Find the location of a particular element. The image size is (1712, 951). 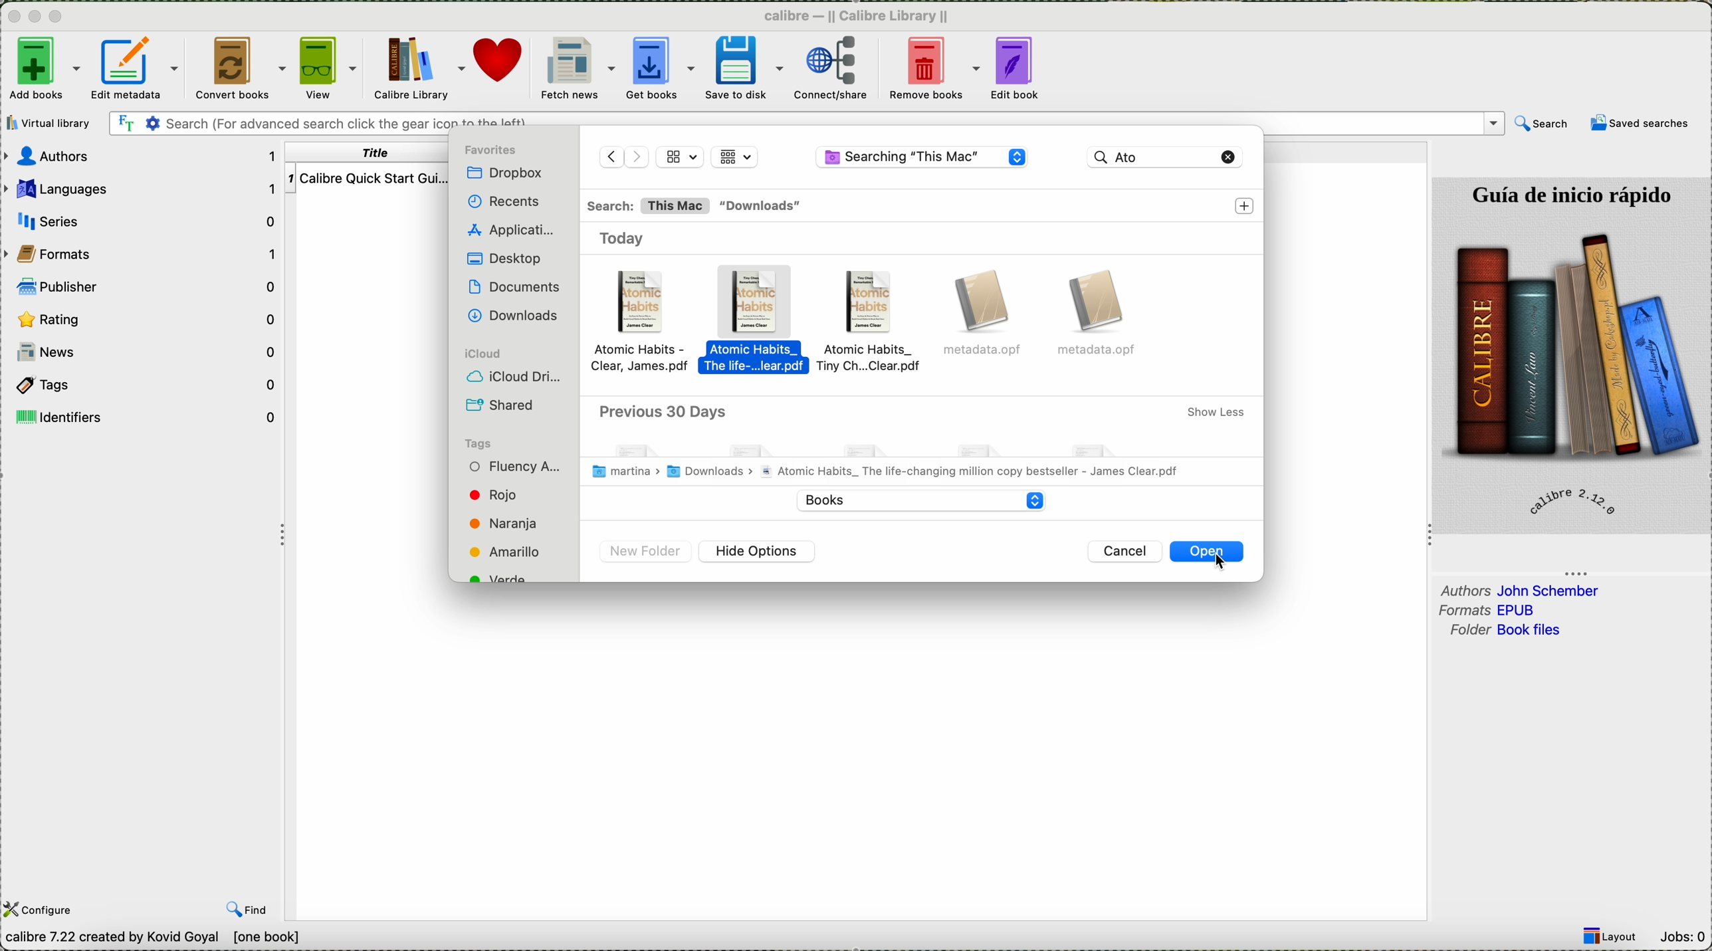

documents is located at coordinates (514, 285).